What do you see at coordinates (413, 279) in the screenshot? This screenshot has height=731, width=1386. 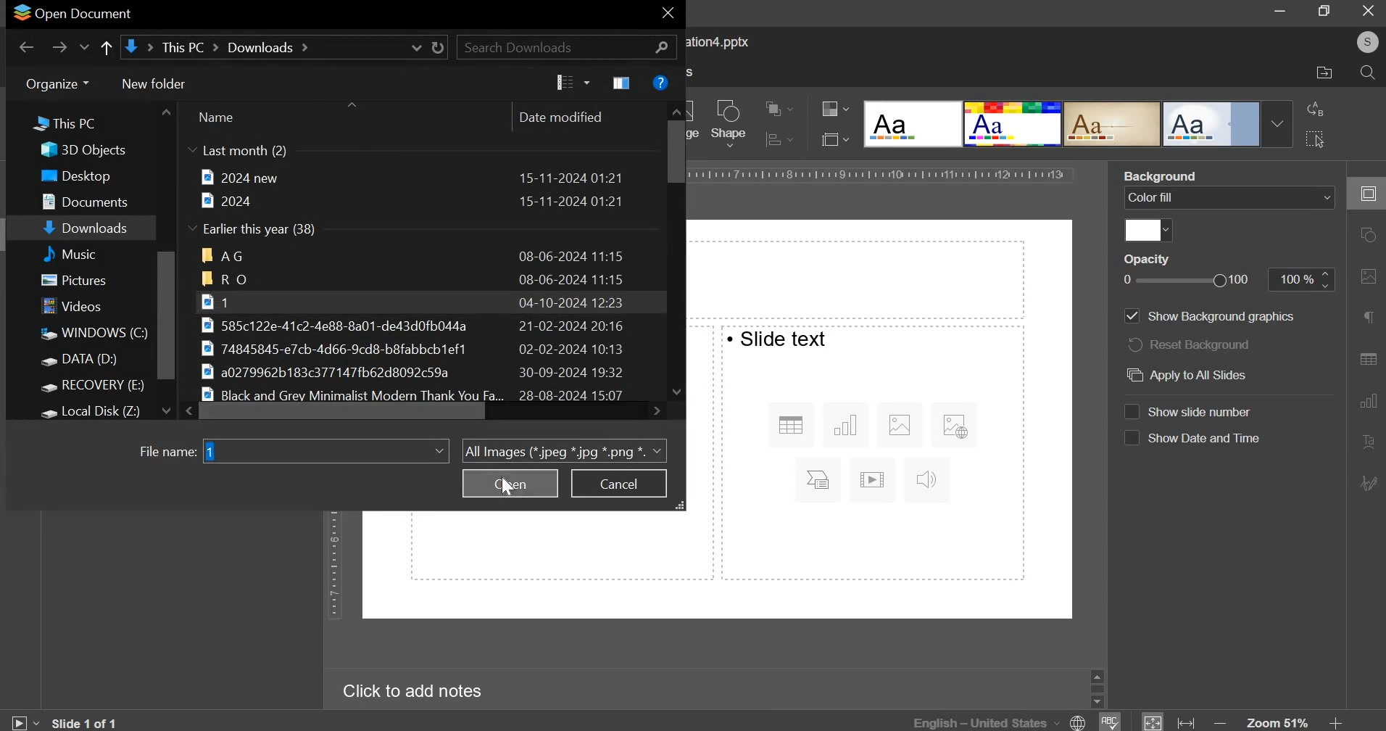 I see `Folder ` at bounding box center [413, 279].